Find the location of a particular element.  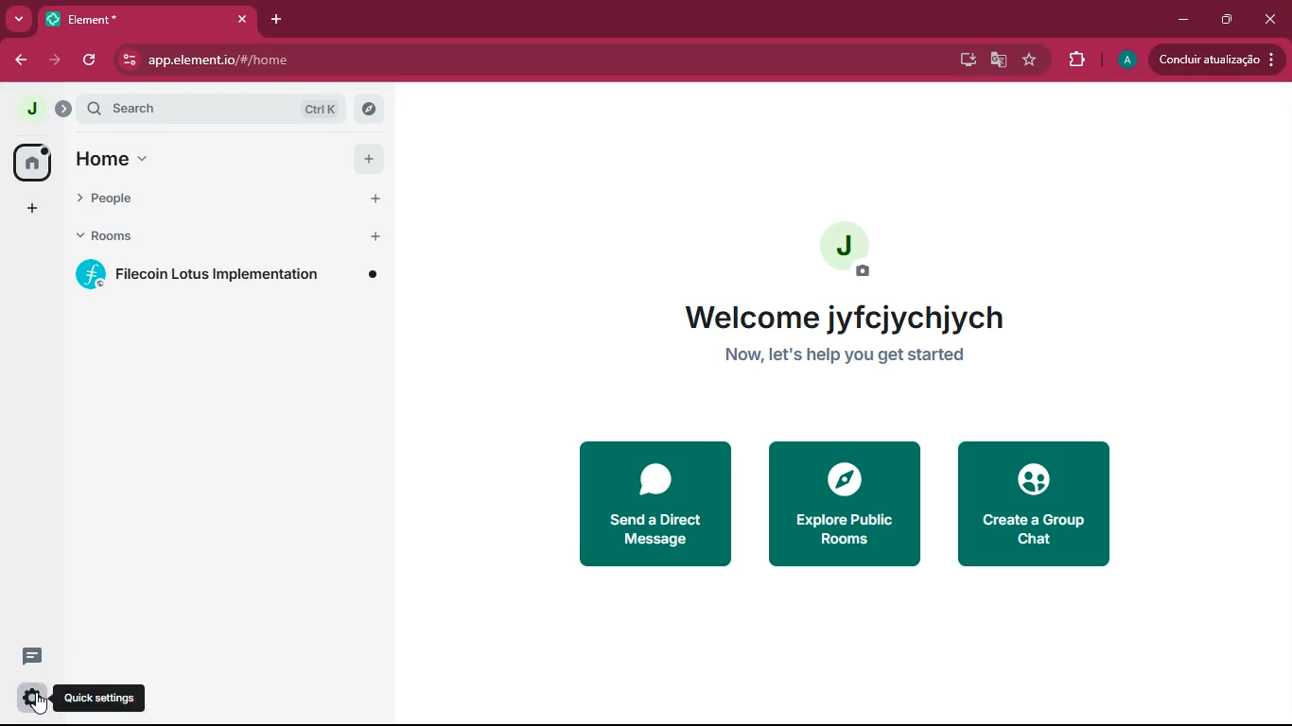

profile picture is located at coordinates (845, 250).